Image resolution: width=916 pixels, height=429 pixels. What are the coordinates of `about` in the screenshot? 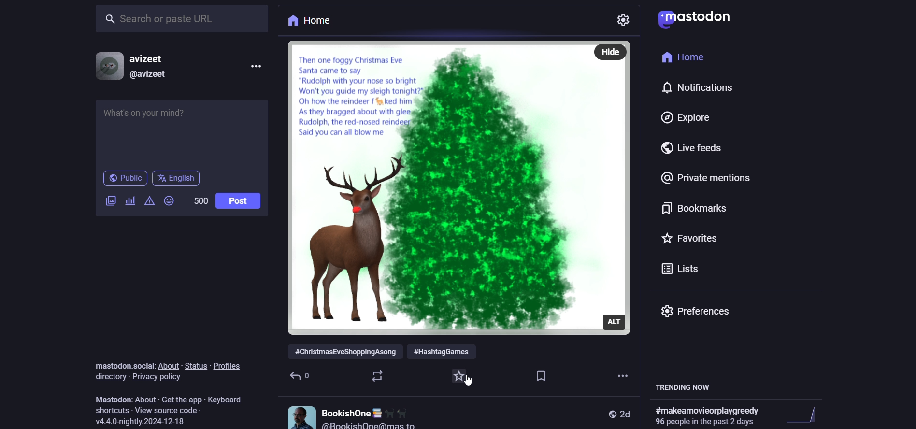 It's located at (170, 366).